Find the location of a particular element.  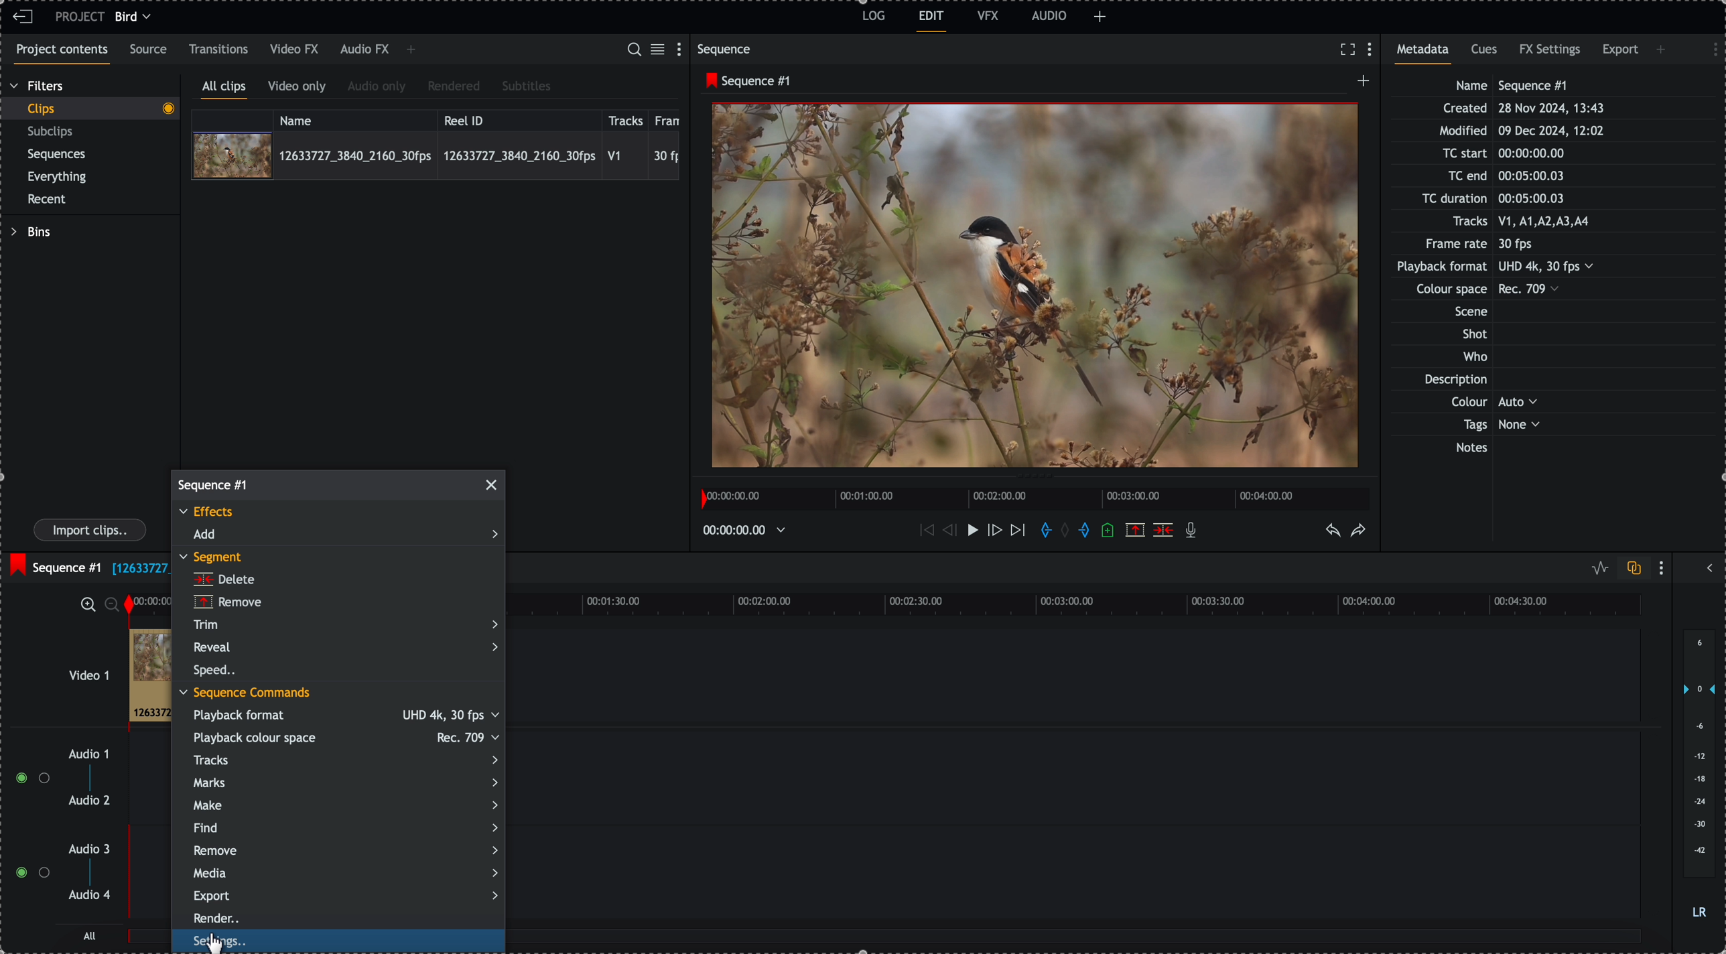

cursor is located at coordinates (228, 943).